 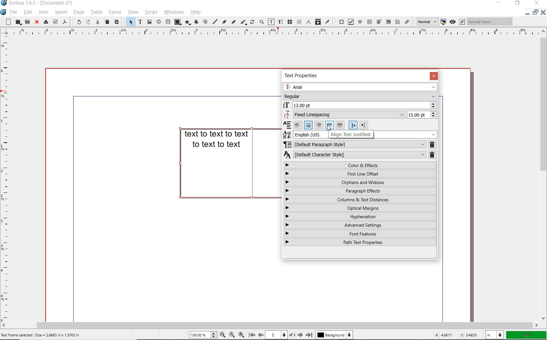 I want to click on help, so click(x=195, y=12).